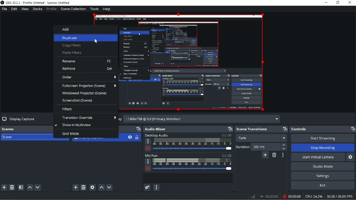 This screenshot has height=200, width=356. I want to click on Video, so click(192, 63).